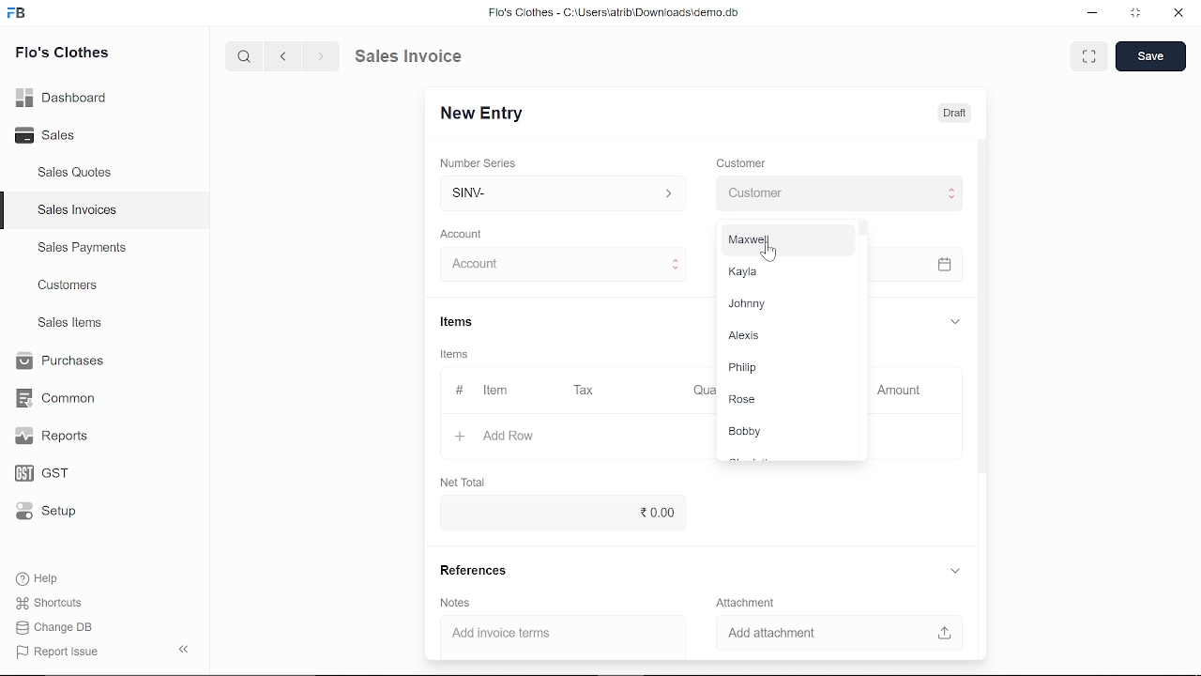 The width and height of the screenshot is (1201, 676). What do you see at coordinates (621, 14) in the screenshot?
I see `Flo's Clothes - C:\UsersatribiDownloads\demo.do` at bounding box center [621, 14].